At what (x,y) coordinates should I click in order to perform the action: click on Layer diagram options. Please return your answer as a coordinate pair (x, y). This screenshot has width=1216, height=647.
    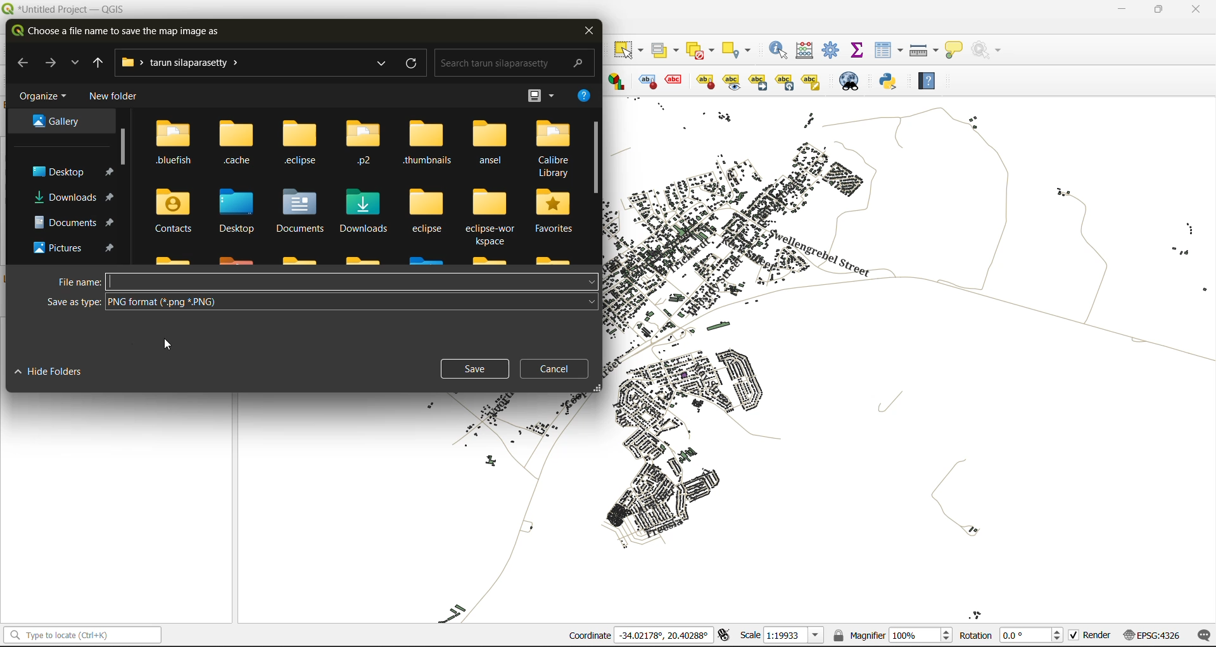
    Looking at the image, I should click on (617, 81).